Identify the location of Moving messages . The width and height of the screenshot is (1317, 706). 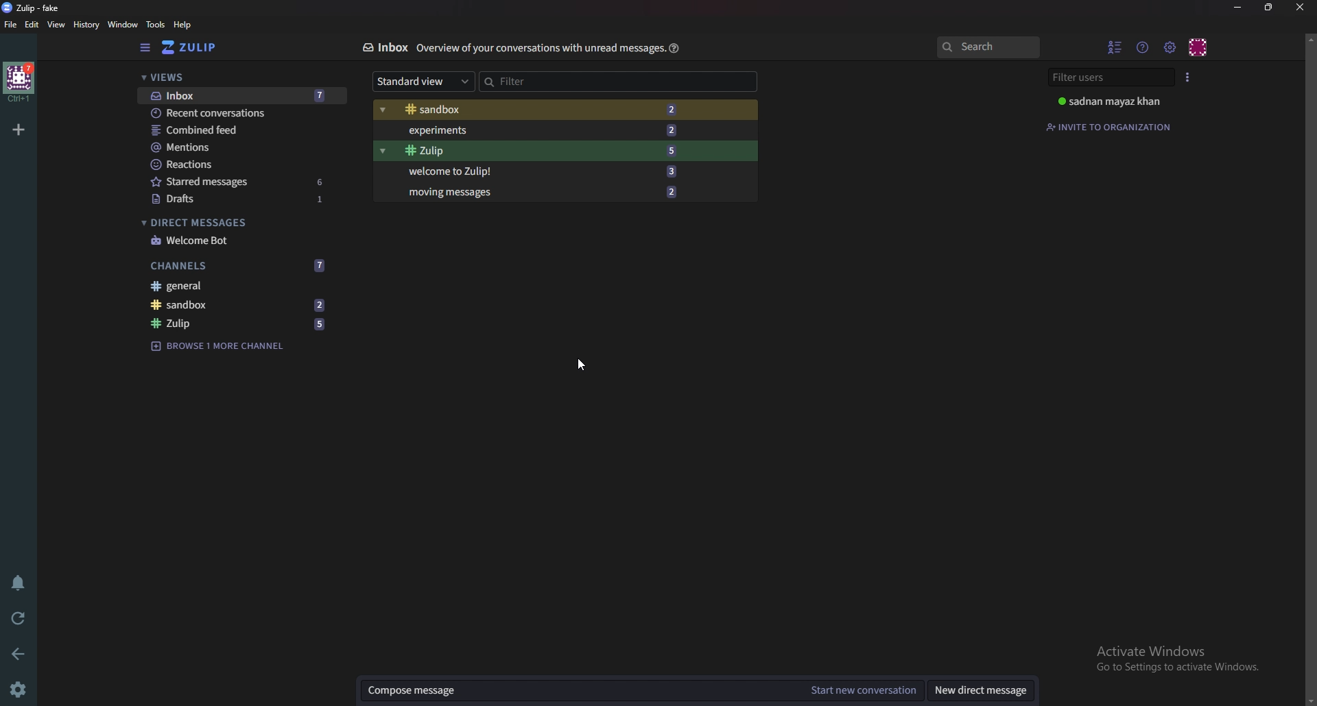
(456, 195).